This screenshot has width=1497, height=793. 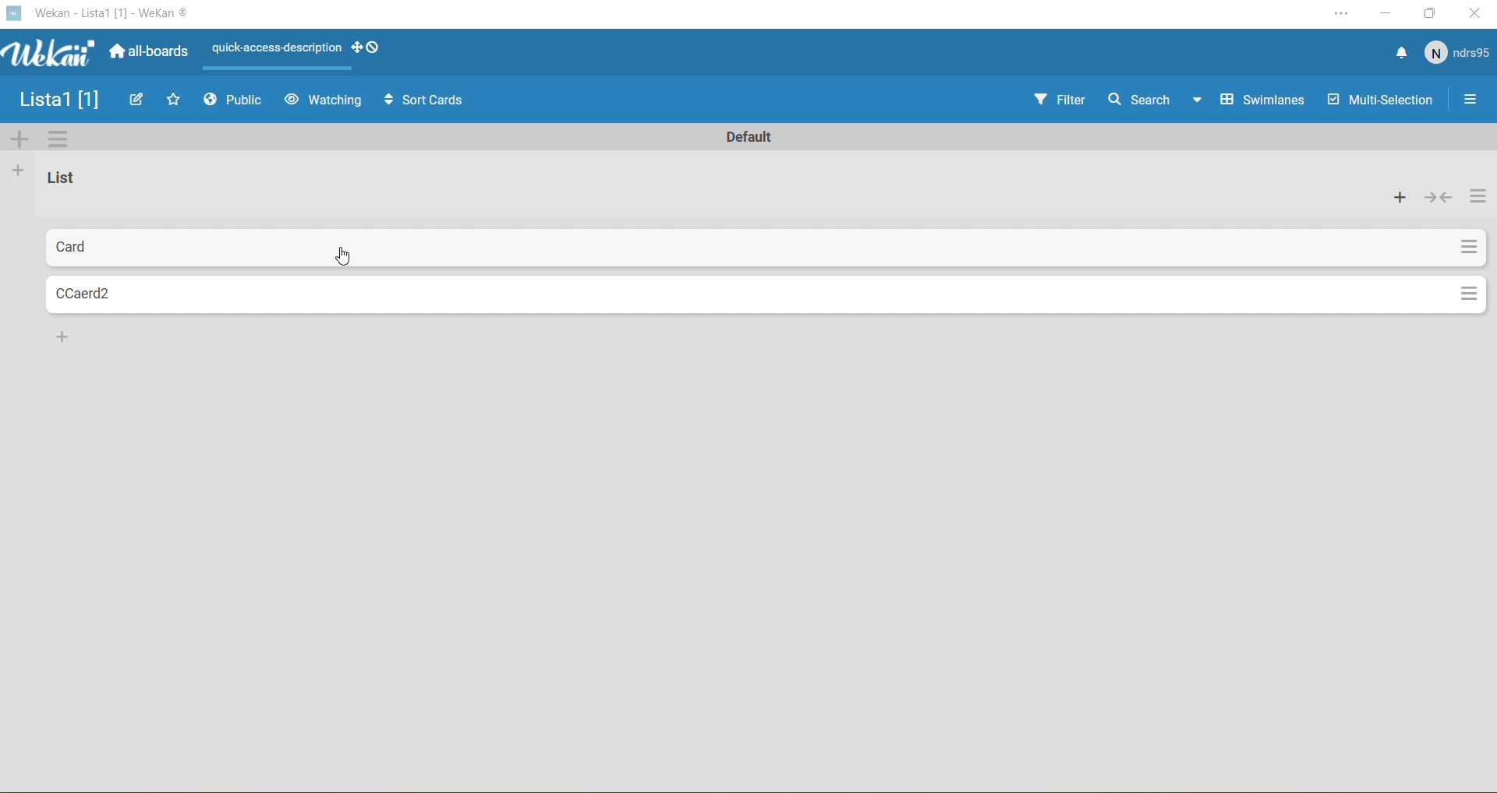 What do you see at coordinates (111, 14) in the screenshot?
I see `Wekan` at bounding box center [111, 14].